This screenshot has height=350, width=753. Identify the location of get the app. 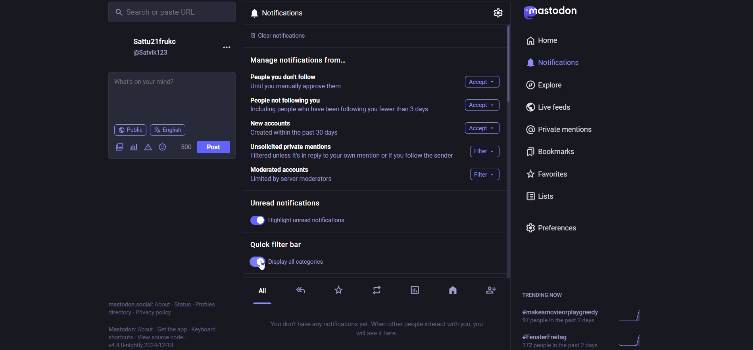
(171, 329).